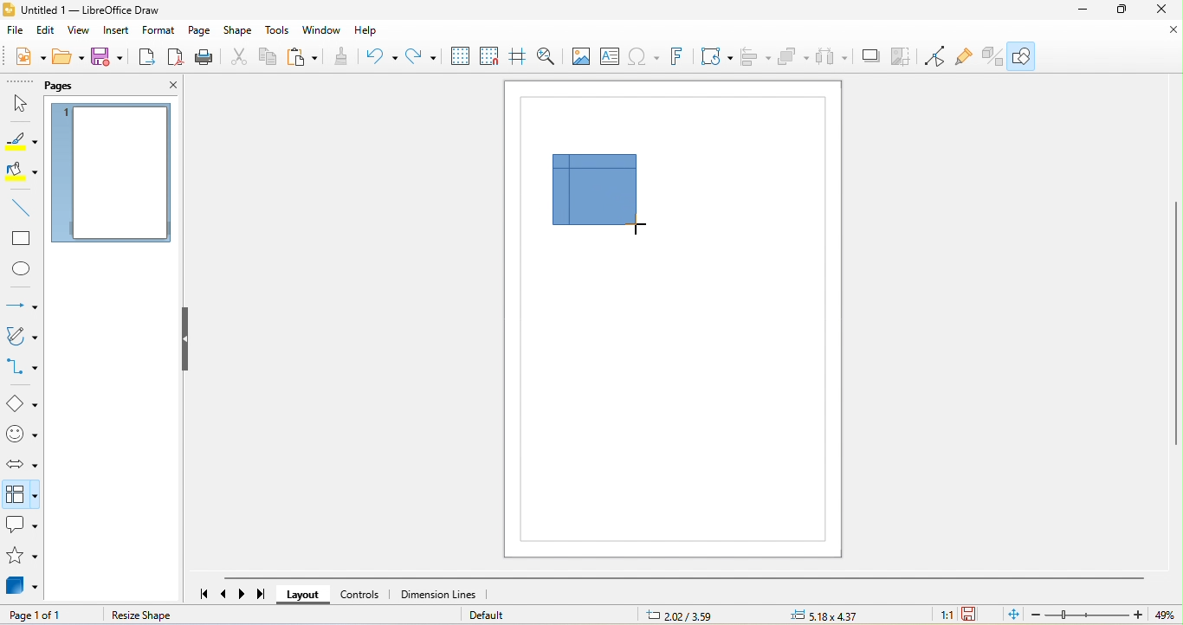 This screenshot has width=1183, height=625. Describe the element at coordinates (23, 525) in the screenshot. I see `callout shape` at that location.